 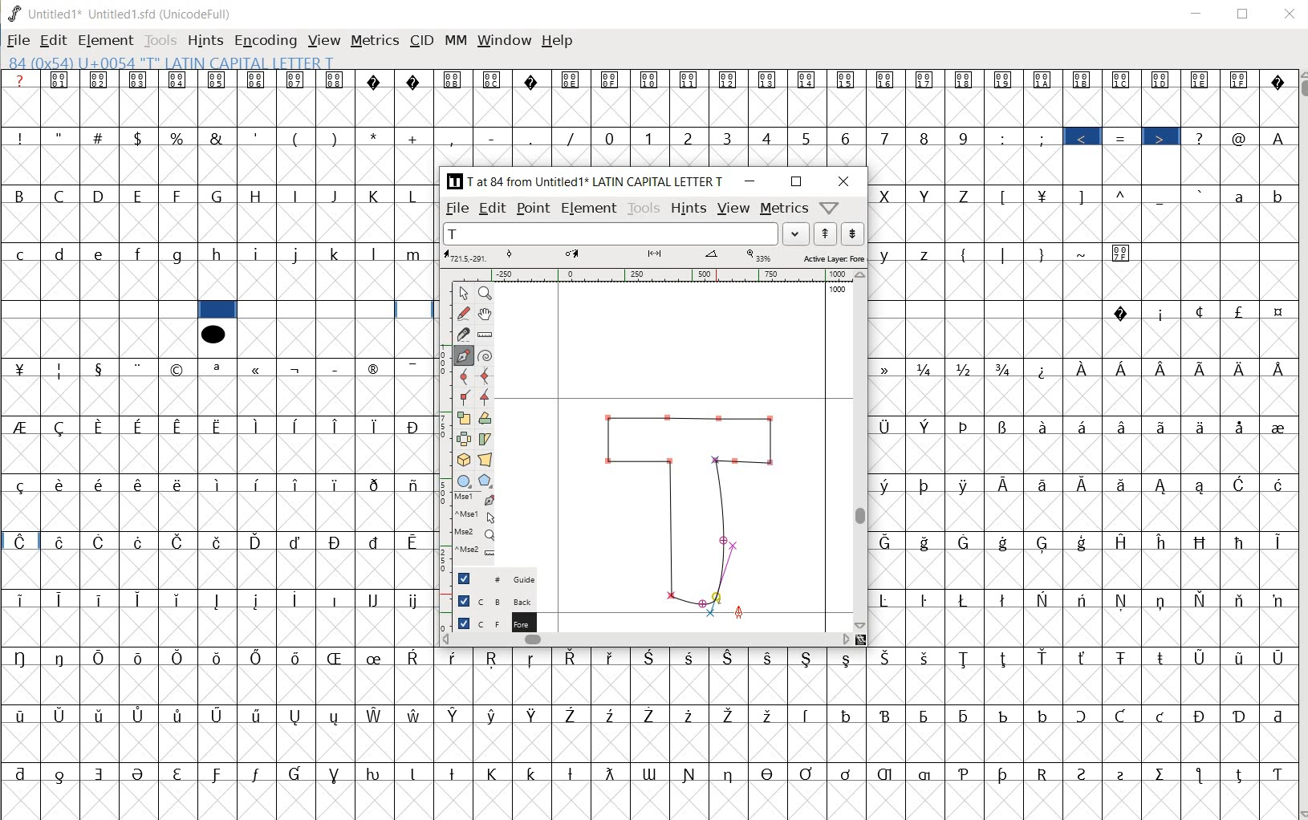 What do you see at coordinates (325, 39) in the screenshot?
I see `view` at bounding box center [325, 39].